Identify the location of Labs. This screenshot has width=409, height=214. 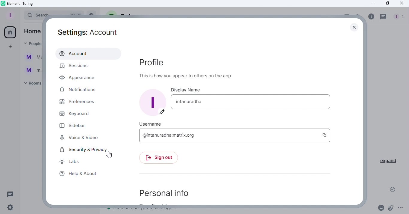
(70, 162).